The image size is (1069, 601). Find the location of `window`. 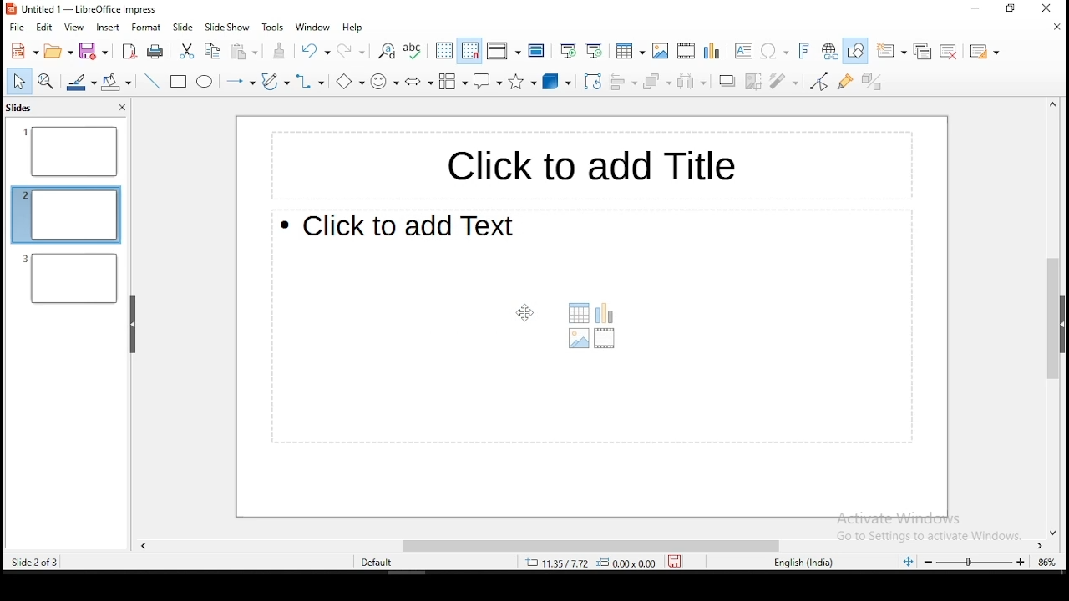

window is located at coordinates (313, 27).